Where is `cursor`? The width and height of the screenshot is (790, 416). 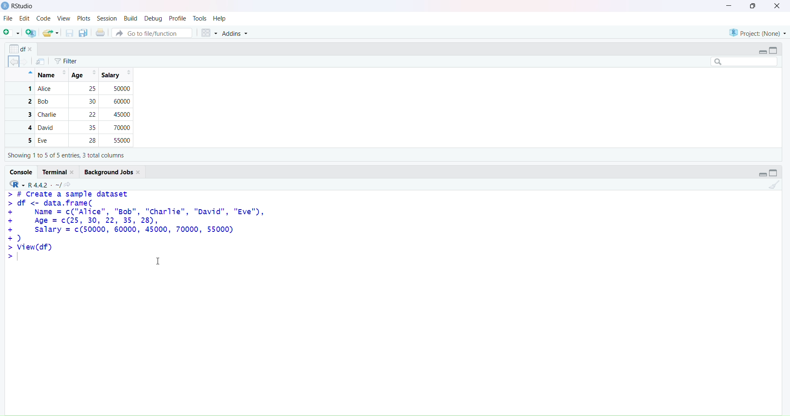 cursor is located at coordinates (160, 260).